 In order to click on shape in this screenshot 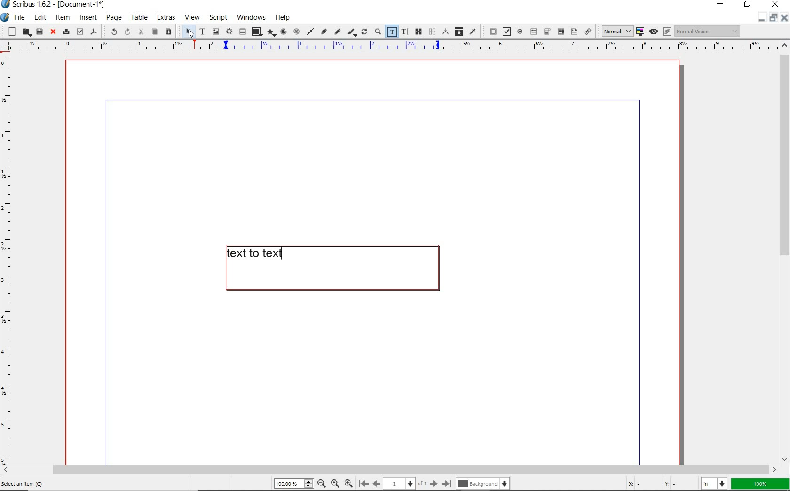, I will do `click(256, 32)`.